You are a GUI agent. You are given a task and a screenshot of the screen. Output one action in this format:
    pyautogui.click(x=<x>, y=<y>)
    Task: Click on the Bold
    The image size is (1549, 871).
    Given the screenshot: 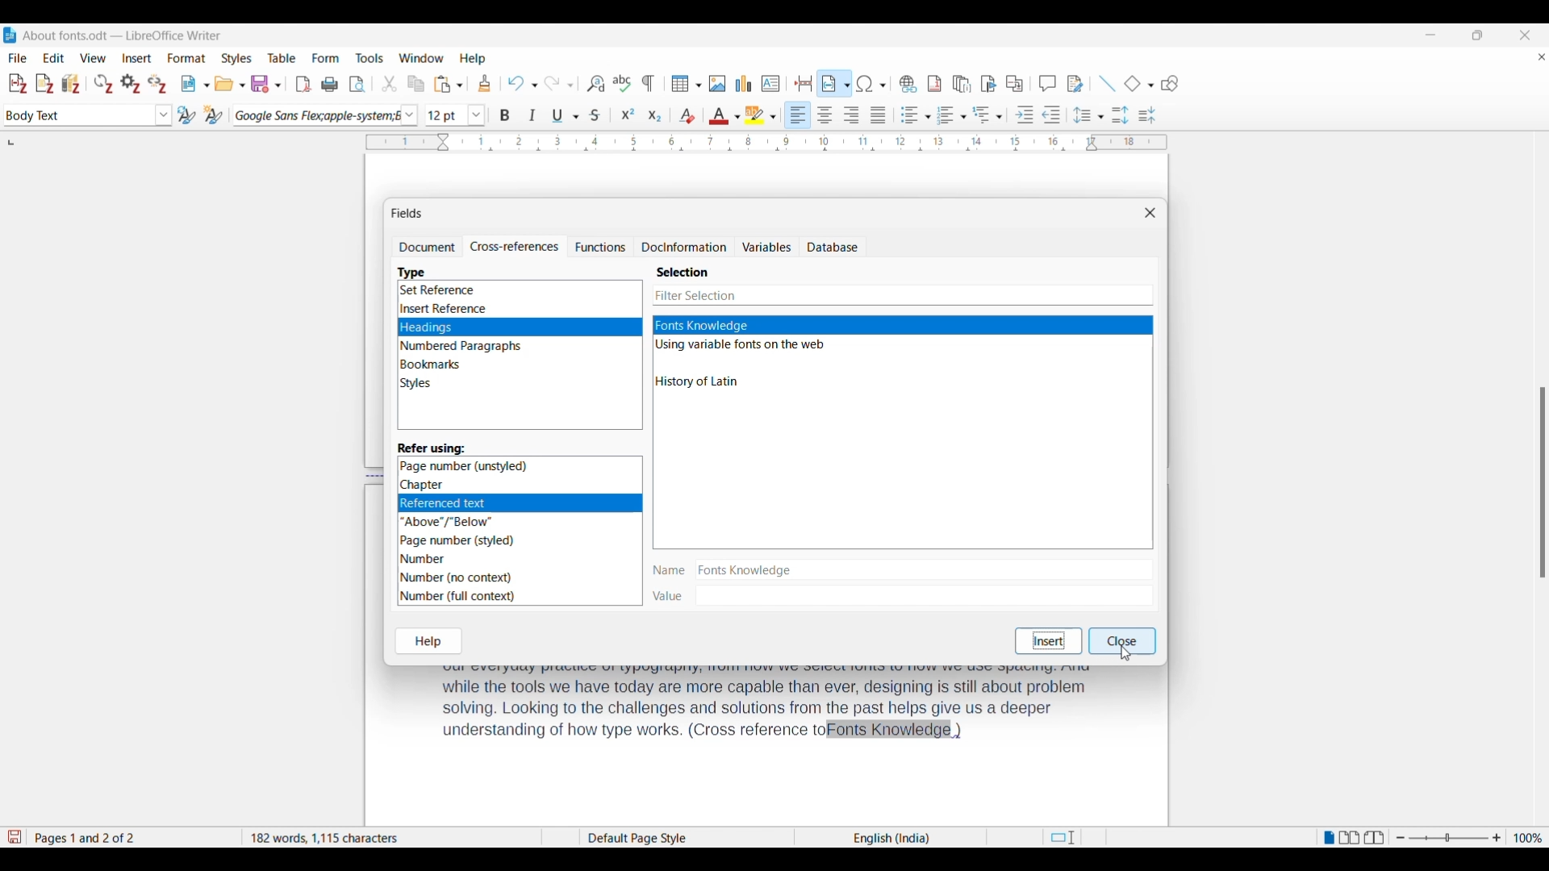 What is the action you would take?
    pyautogui.click(x=505, y=116)
    